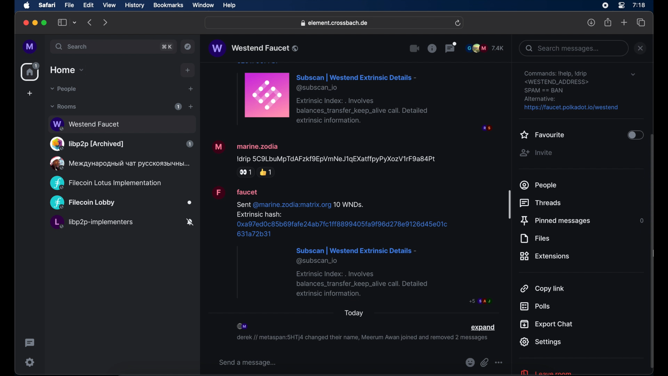 The height and width of the screenshot is (376, 668). What do you see at coordinates (653, 253) in the screenshot?
I see `cursor` at bounding box center [653, 253].